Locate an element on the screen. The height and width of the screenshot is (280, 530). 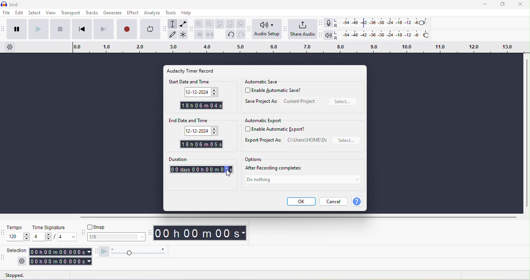
playback meter is located at coordinates (329, 36).